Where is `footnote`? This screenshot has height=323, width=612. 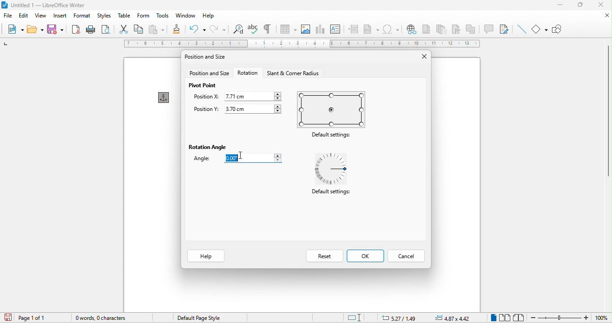
footnote is located at coordinates (426, 29).